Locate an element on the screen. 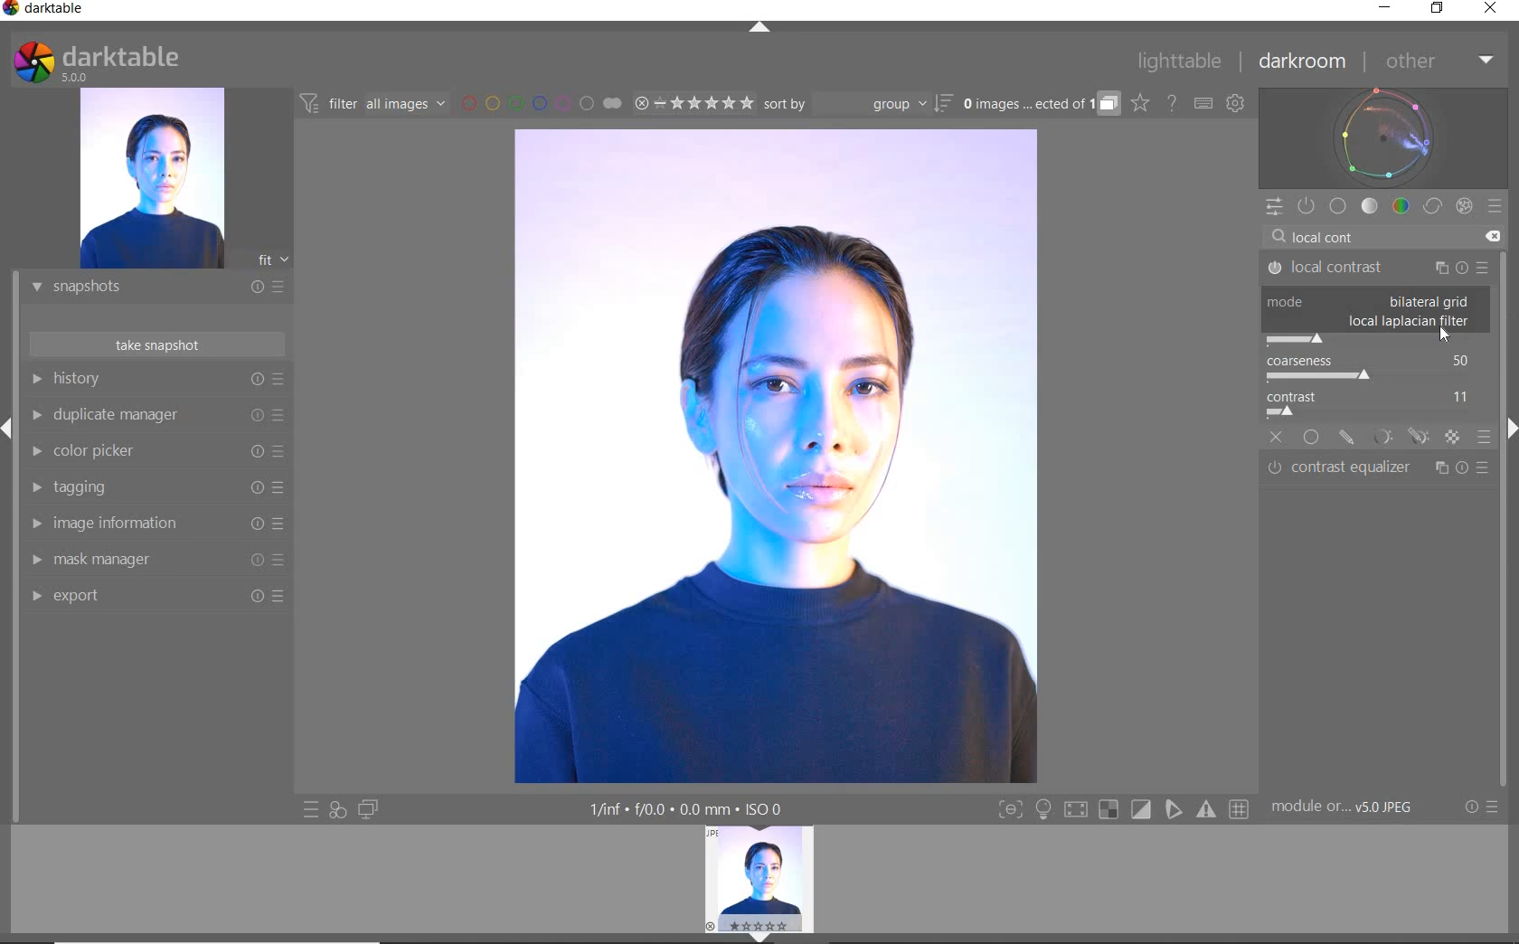 The image size is (1519, 944). SET KEYBOARD SHORTCUTS is located at coordinates (1203, 103).